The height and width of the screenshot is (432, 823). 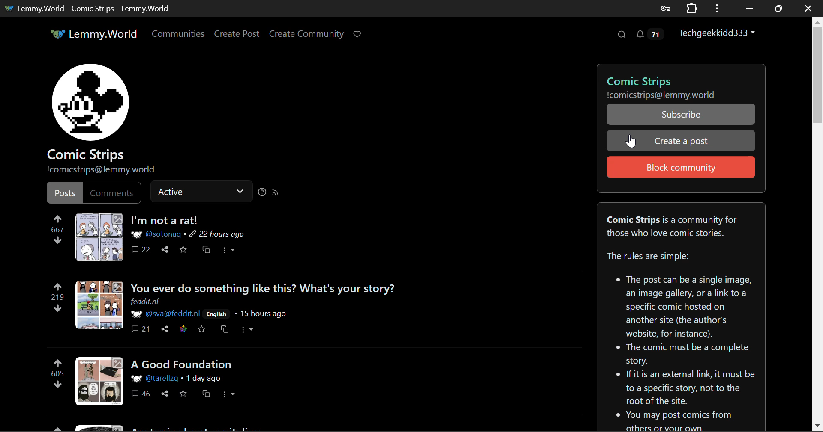 What do you see at coordinates (682, 316) in the screenshot?
I see `Comic Strips is a community for those who love comic stories. The rules are simple:* The post can be a single image, an image gallery, or a link to a specific comic hosted on another site (the author's website, for instance).* The comic must be a complete story. If it is an external link, it must be to a specific story, not to the root of the site.* You may post comics from others or your own.` at bounding box center [682, 316].